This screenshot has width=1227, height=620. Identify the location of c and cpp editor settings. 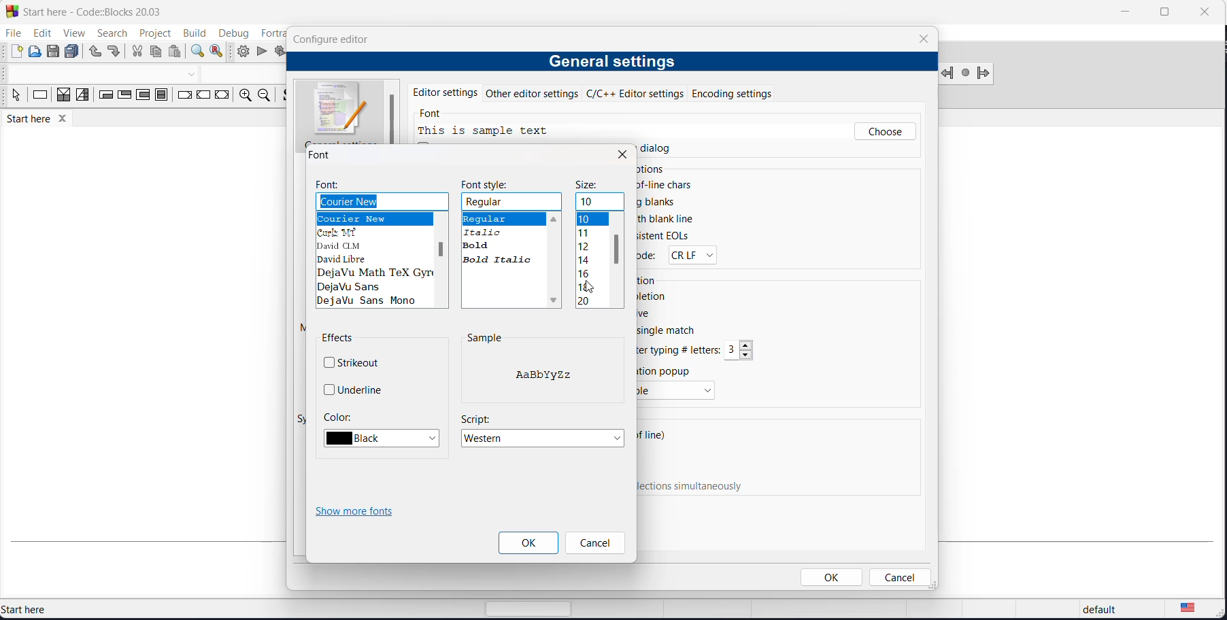
(639, 93).